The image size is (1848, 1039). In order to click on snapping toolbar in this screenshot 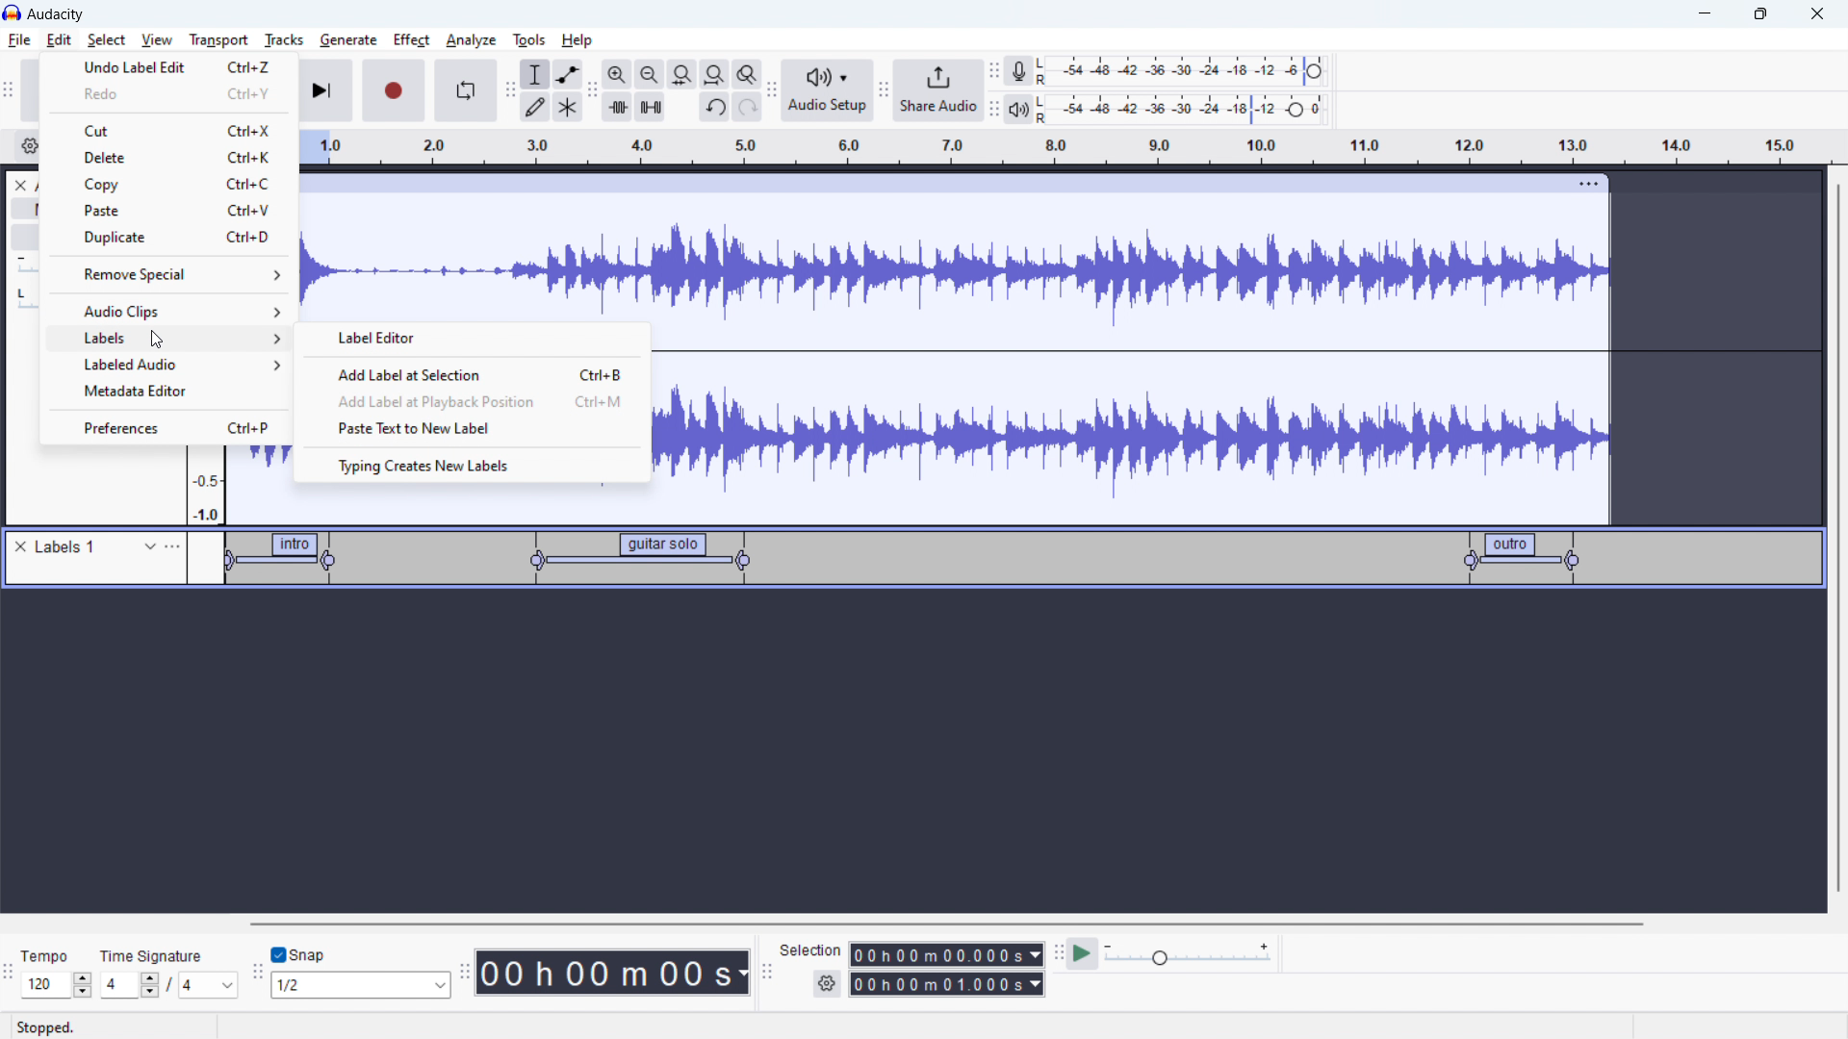, I will do `click(258, 975)`.